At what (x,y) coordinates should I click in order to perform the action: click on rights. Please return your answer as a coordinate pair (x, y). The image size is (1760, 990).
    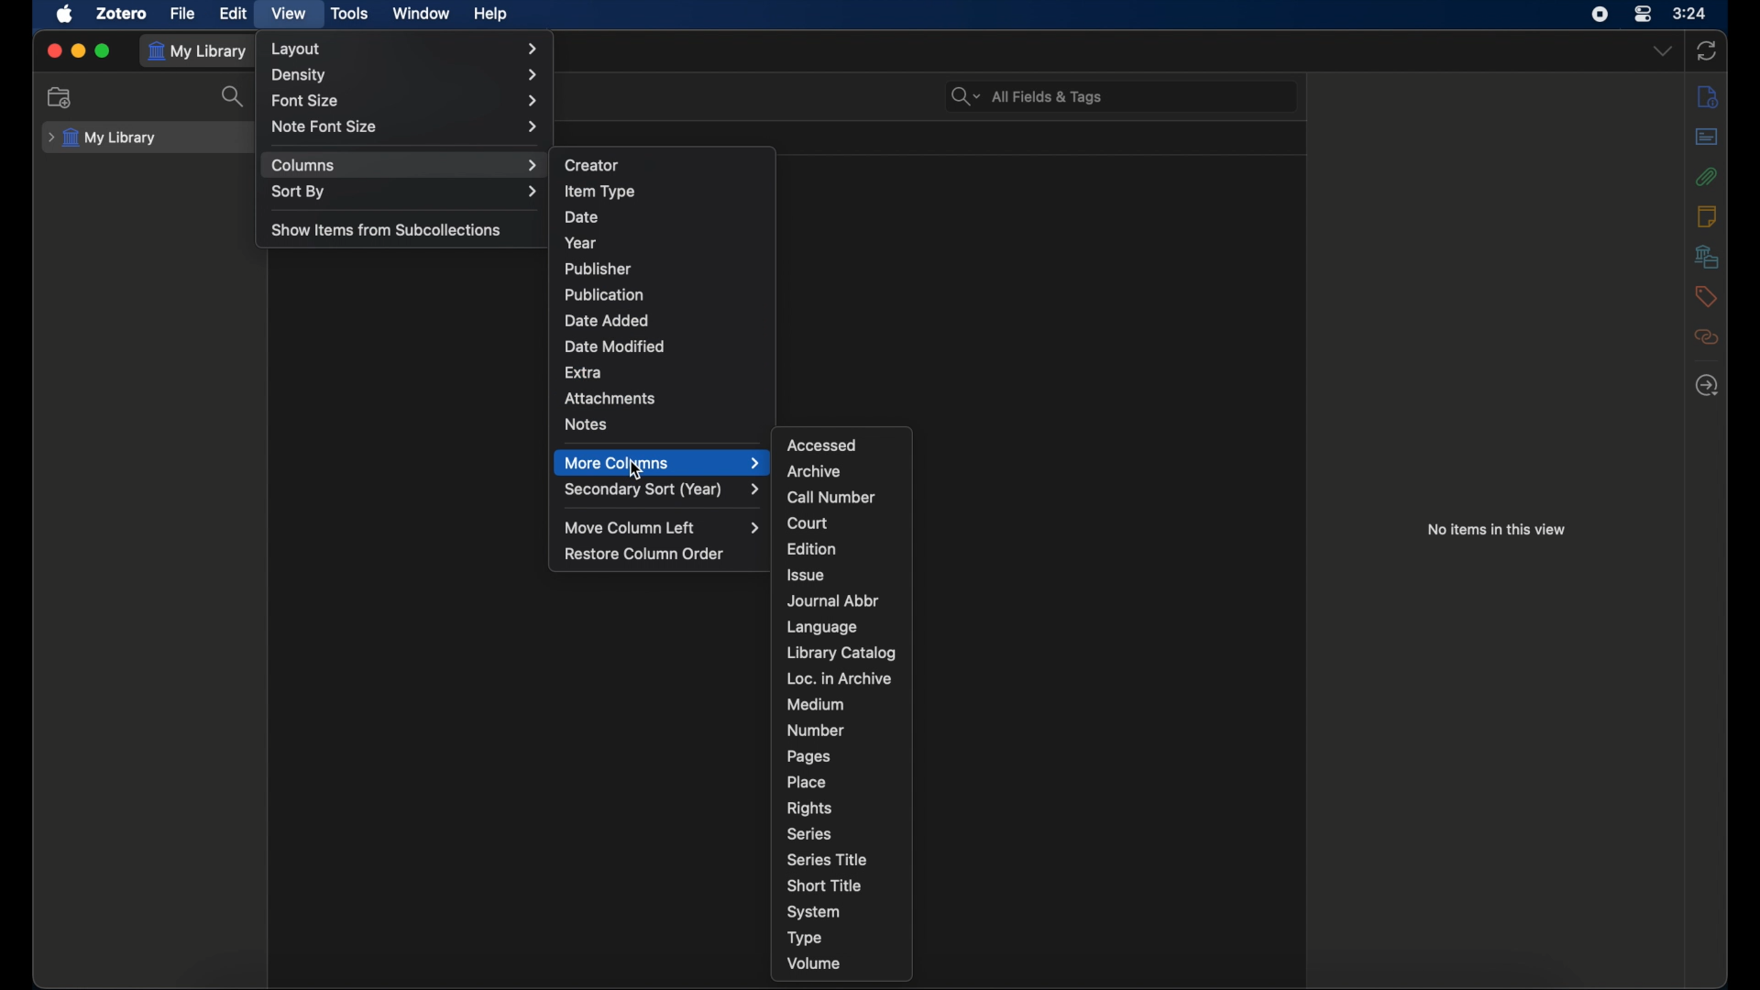
    Looking at the image, I should click on (808, 808).